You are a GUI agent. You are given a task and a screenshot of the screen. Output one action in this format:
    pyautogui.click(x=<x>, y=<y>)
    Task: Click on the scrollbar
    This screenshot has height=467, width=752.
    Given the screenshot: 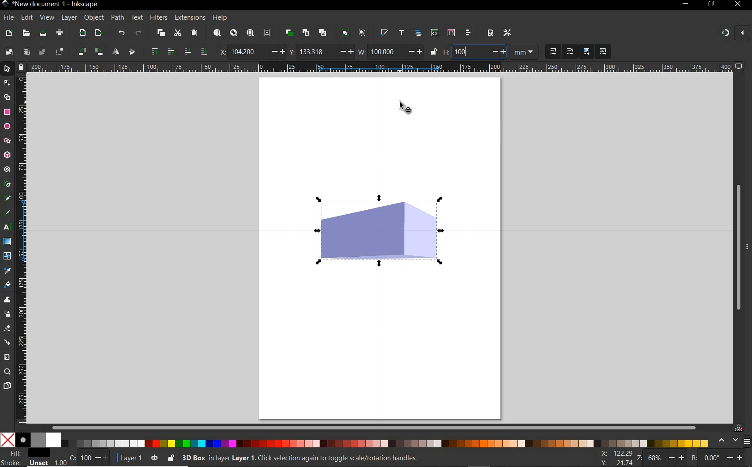 What is the action you would take?
    pyautogui.click(x=736, y=246)
    